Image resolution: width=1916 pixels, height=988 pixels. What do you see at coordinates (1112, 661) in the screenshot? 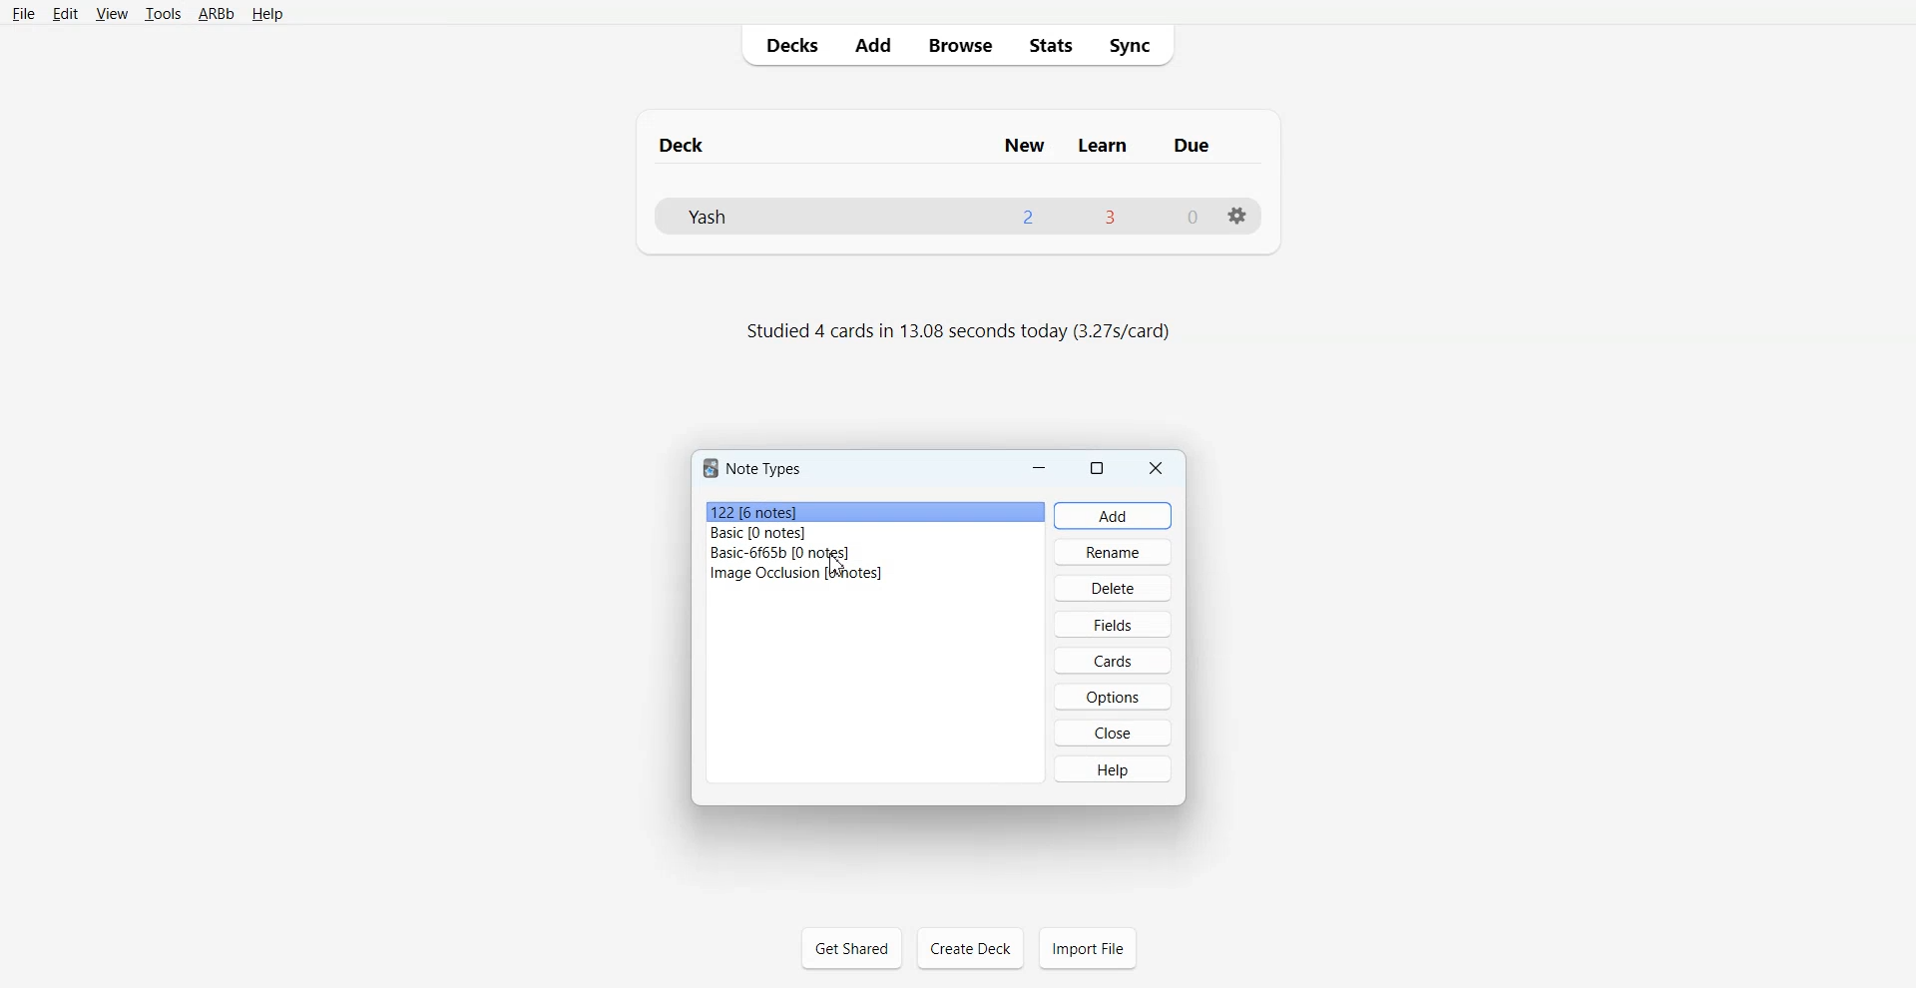
I see `Cards` at bounding box center [1112, 661].